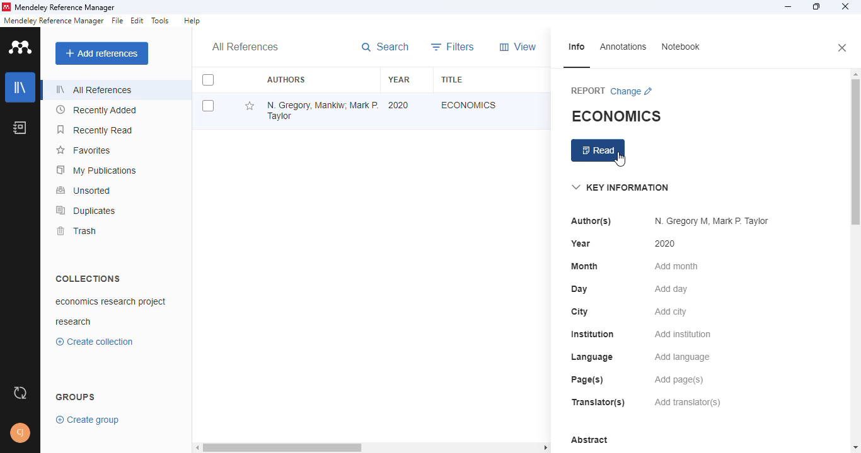  What do you see at coordinates (592, 357) in the screenshot?
I see `language` at bounding box center [592, 357].